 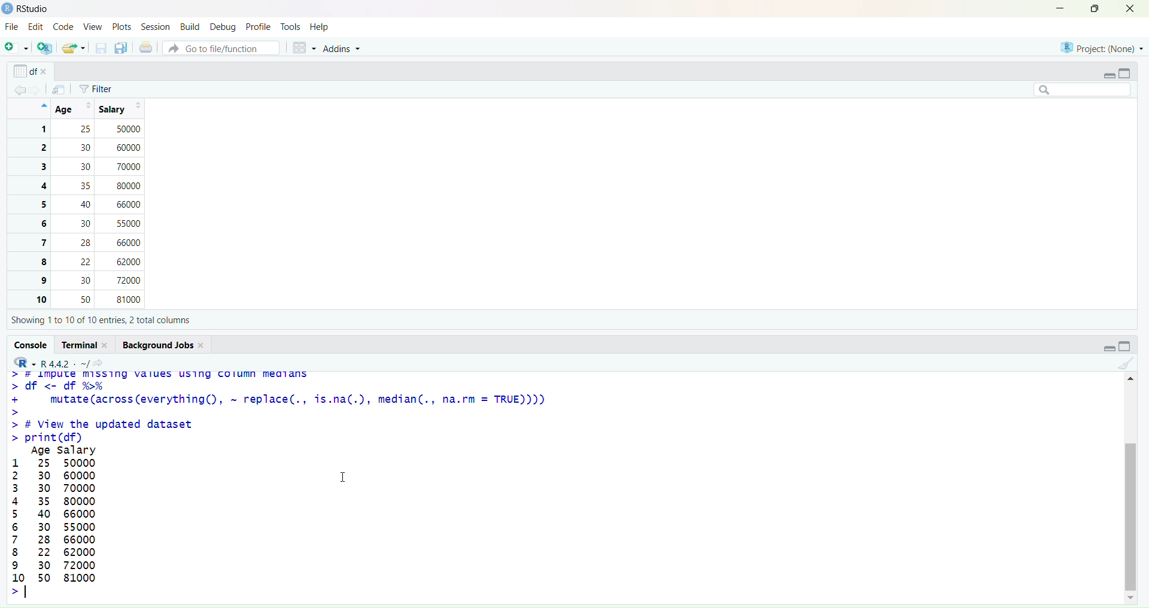 What do you see at coordinates (100, 362) in the screenshot?
I see `view the current working directory` at bounding box center [100, 362].